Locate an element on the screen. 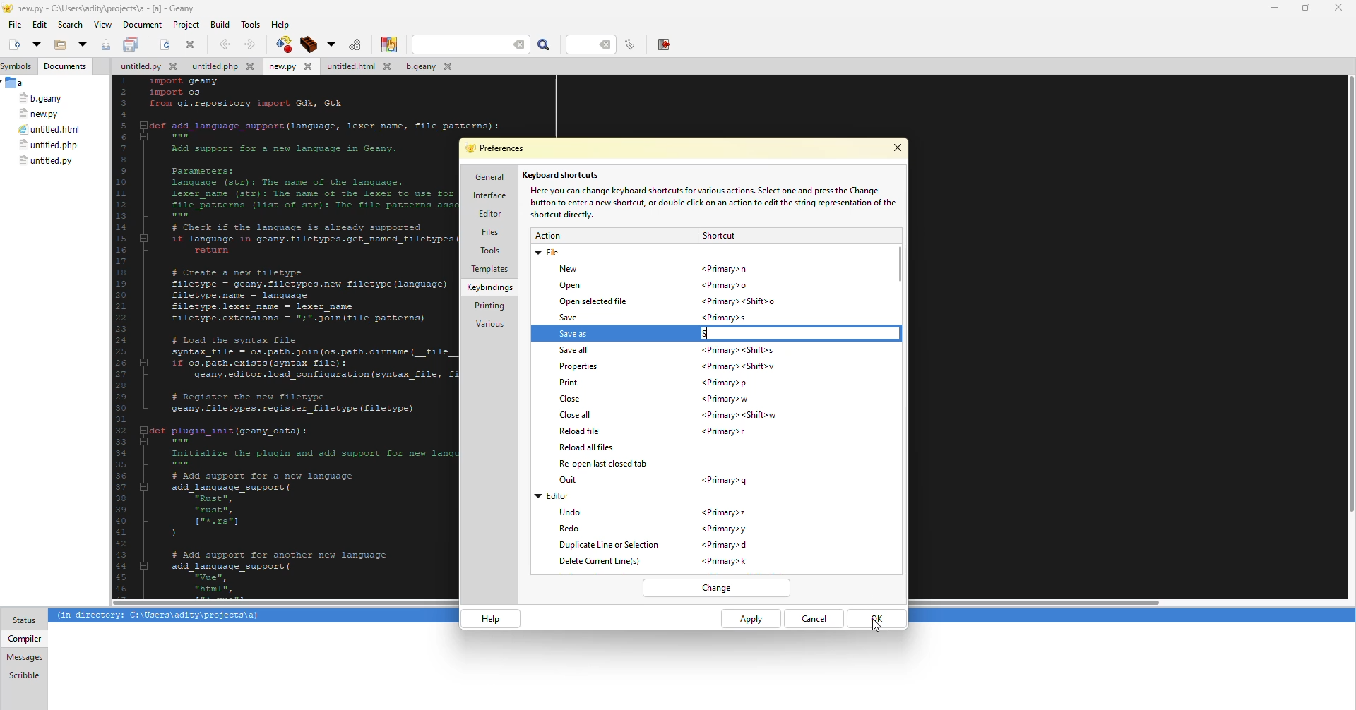 The width and height of the screenshot is (1356, 710). documents is located at coordinates (66, 66).